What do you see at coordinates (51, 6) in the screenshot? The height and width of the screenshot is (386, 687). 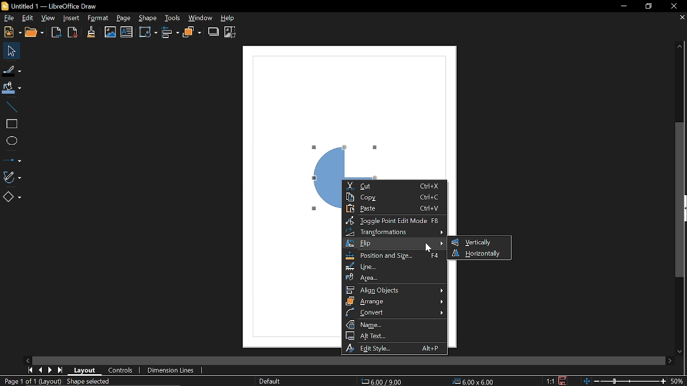 I see `Current document` at bounding box center [51, 6].